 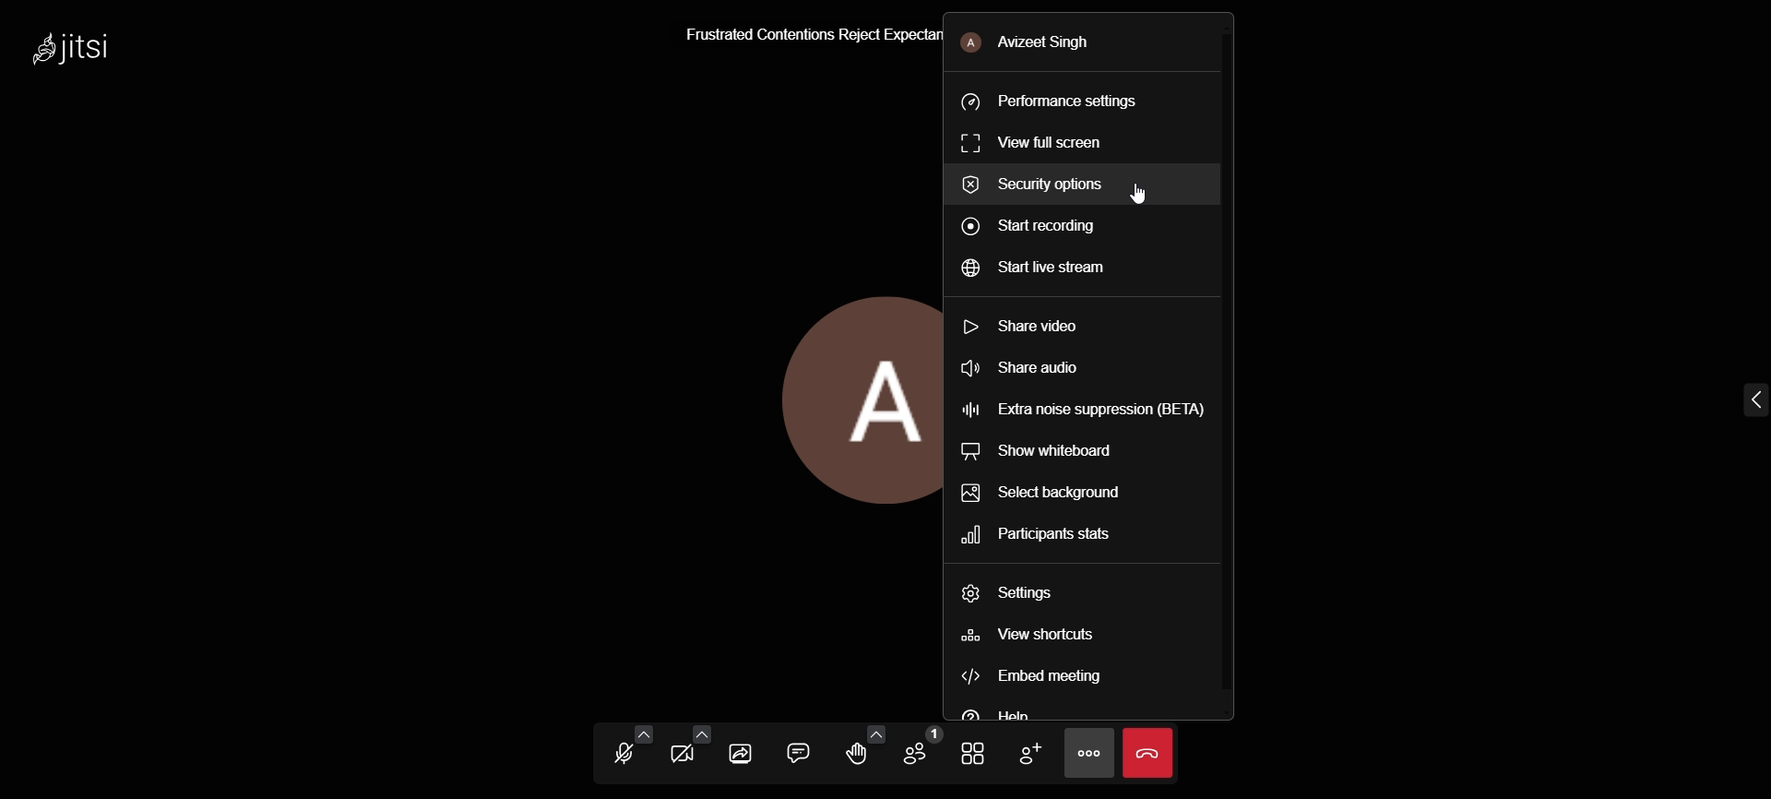 I want to click on Jitsi, so click(x=84, y=49).